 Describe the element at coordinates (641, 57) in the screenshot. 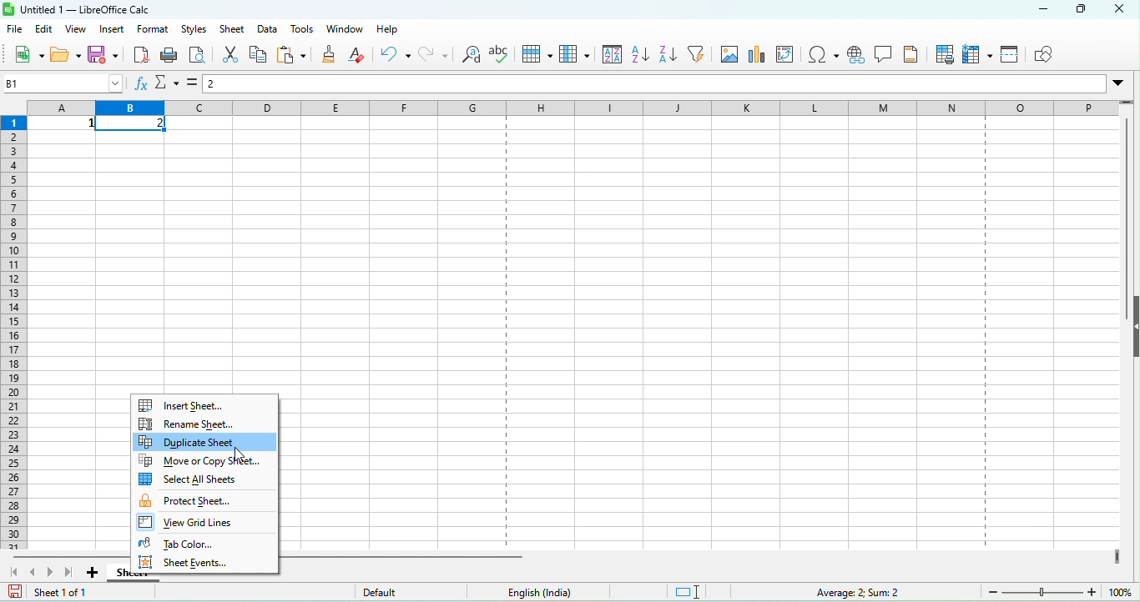

I see `sort ascending` at that location.